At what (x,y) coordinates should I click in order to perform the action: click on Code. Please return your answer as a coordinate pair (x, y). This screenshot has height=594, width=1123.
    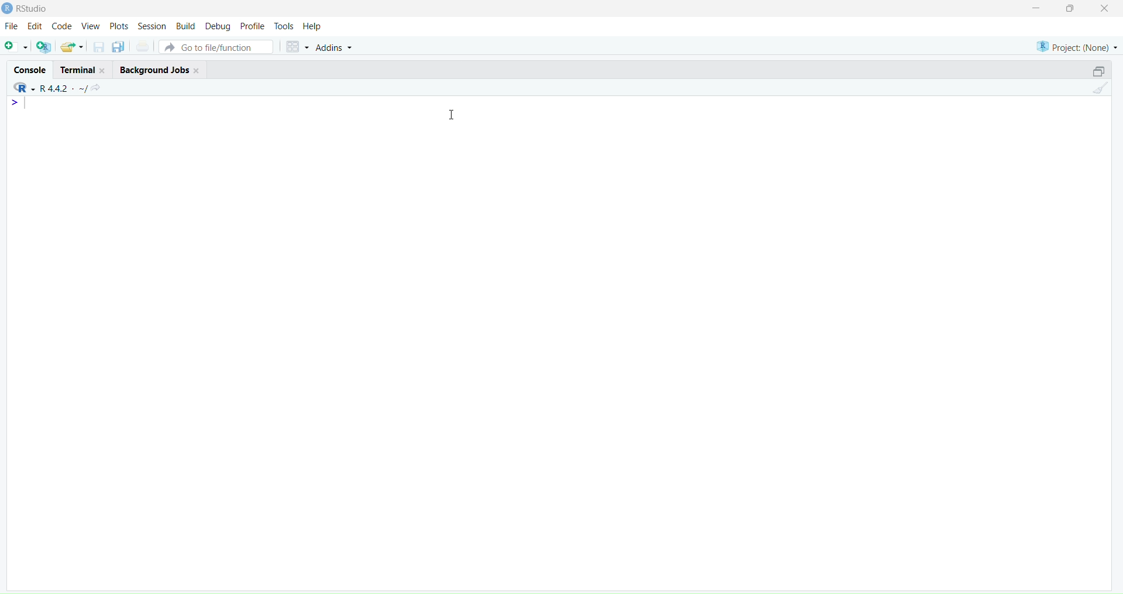
    Looking at the image, I should click on (63, 26).